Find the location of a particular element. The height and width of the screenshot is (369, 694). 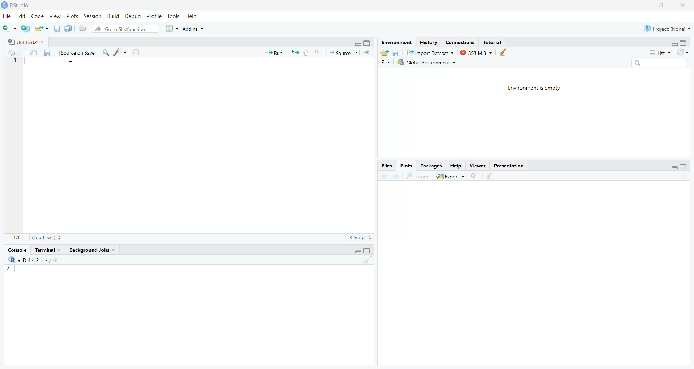

Plots is located at coordinates (407, 166).